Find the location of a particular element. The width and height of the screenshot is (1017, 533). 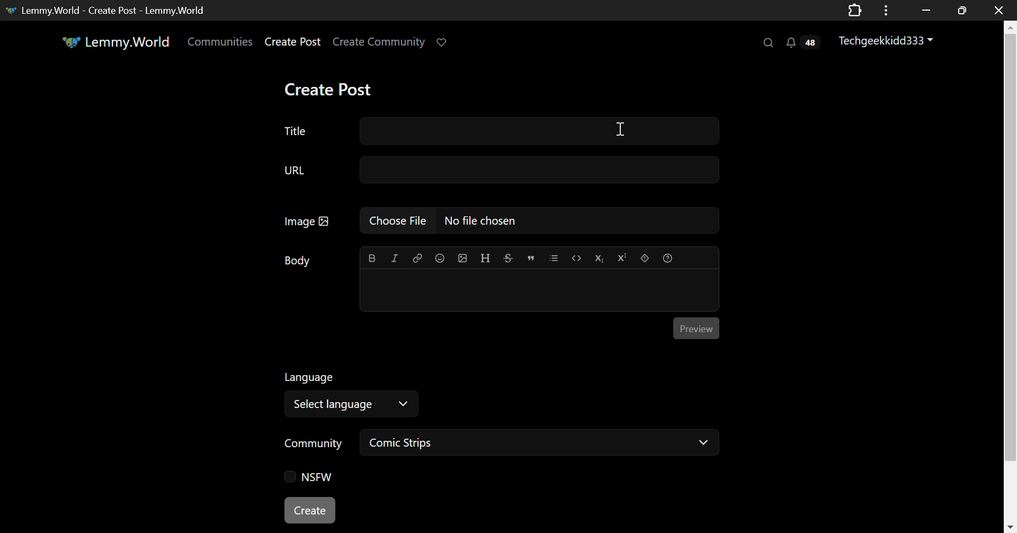

Code is located at coordinates (576, 257).